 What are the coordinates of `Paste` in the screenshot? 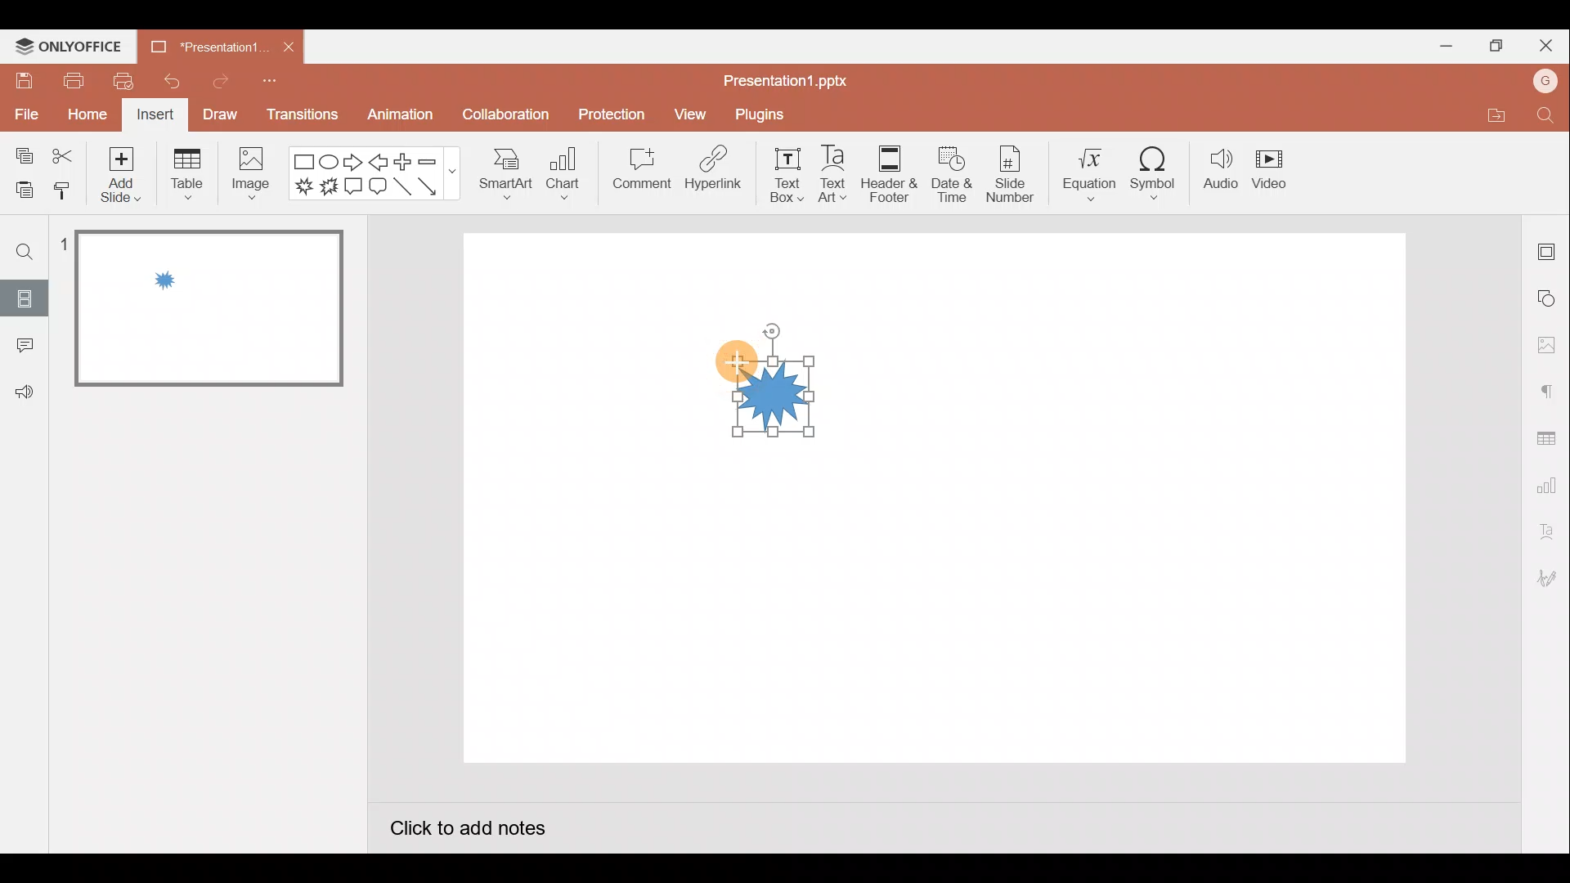 It's located at (23, 192).